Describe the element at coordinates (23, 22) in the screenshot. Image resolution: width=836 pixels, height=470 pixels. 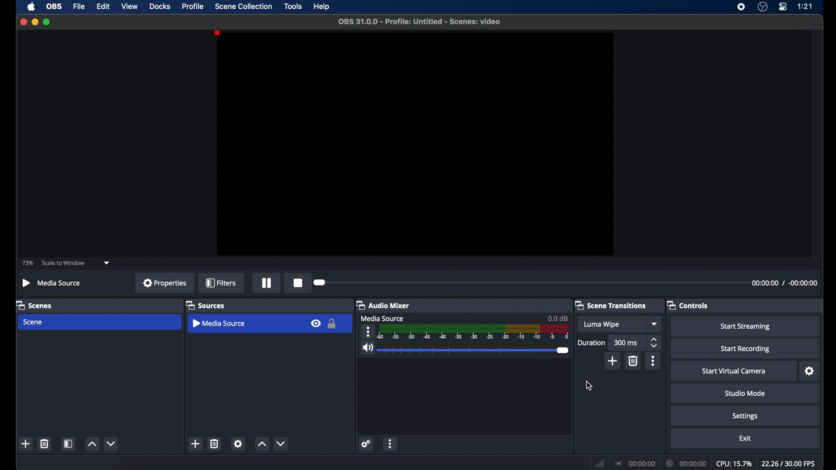
I see `close` at that location.